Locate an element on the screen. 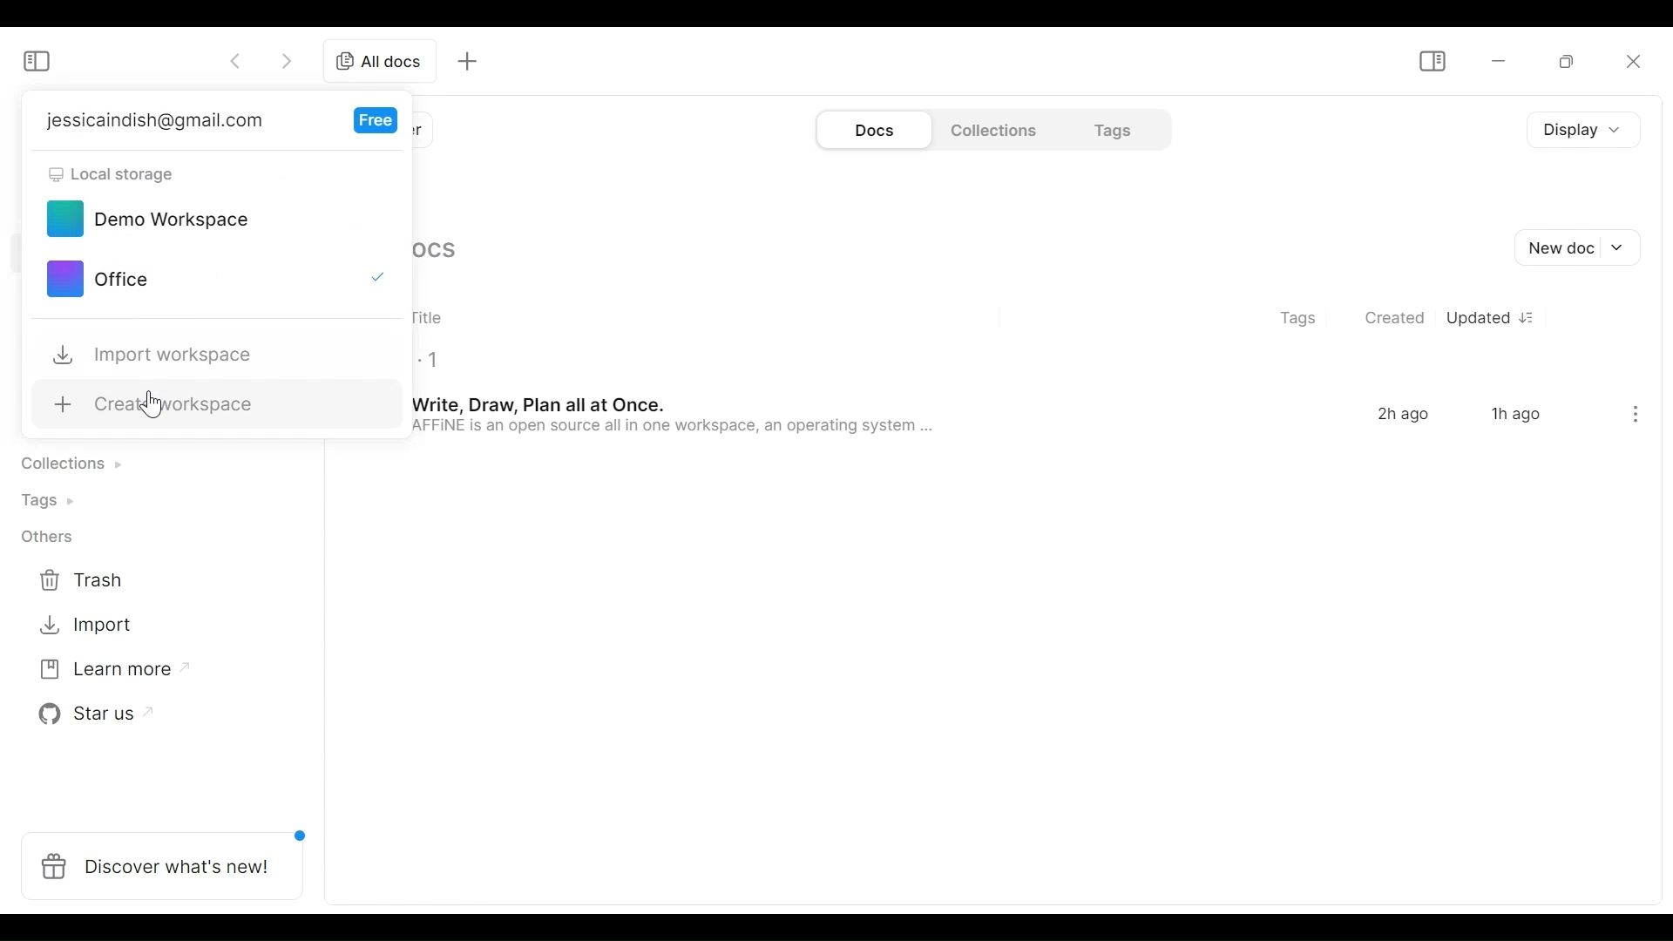 This screenshot has width=1673, height=941. Tags is located at coordinates (38, 499).